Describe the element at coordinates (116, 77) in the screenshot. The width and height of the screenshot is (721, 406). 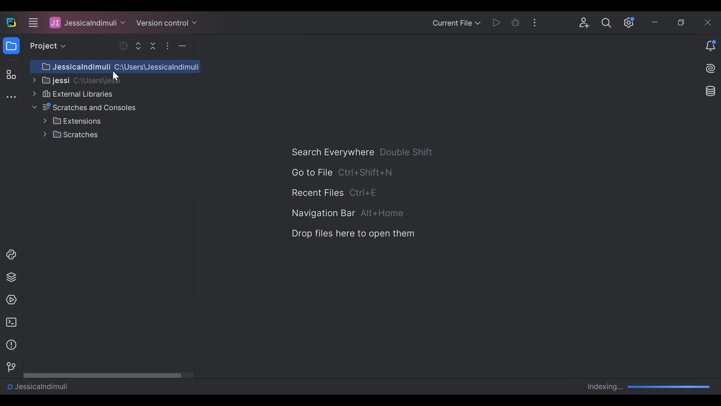
I see `Cursor` at that location.